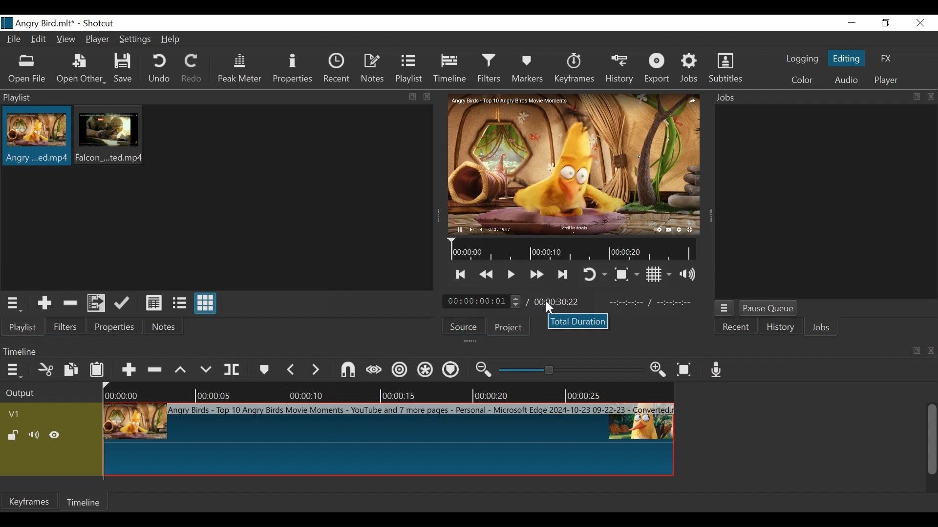  I want to click on Jobs, so click(823, 98).